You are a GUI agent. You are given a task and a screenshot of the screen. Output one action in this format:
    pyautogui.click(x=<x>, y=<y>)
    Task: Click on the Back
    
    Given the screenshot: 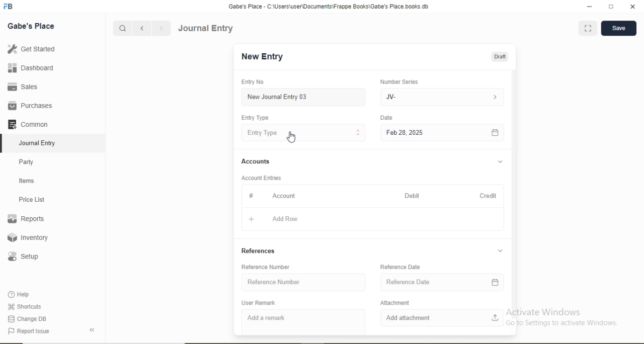 What is the action you would take?
    pyautogui.click(x=92, y=330)
    